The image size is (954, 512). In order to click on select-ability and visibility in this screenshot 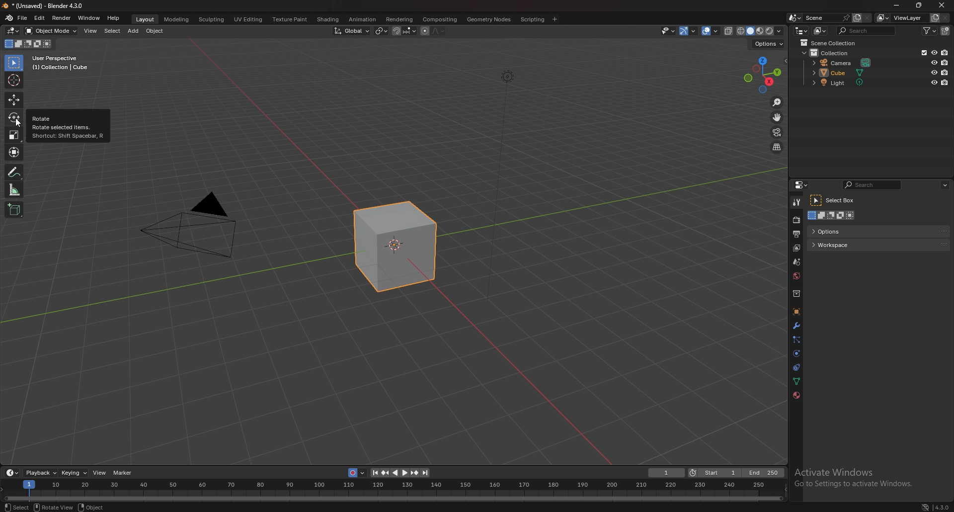, I will do `click(668, 30)`.